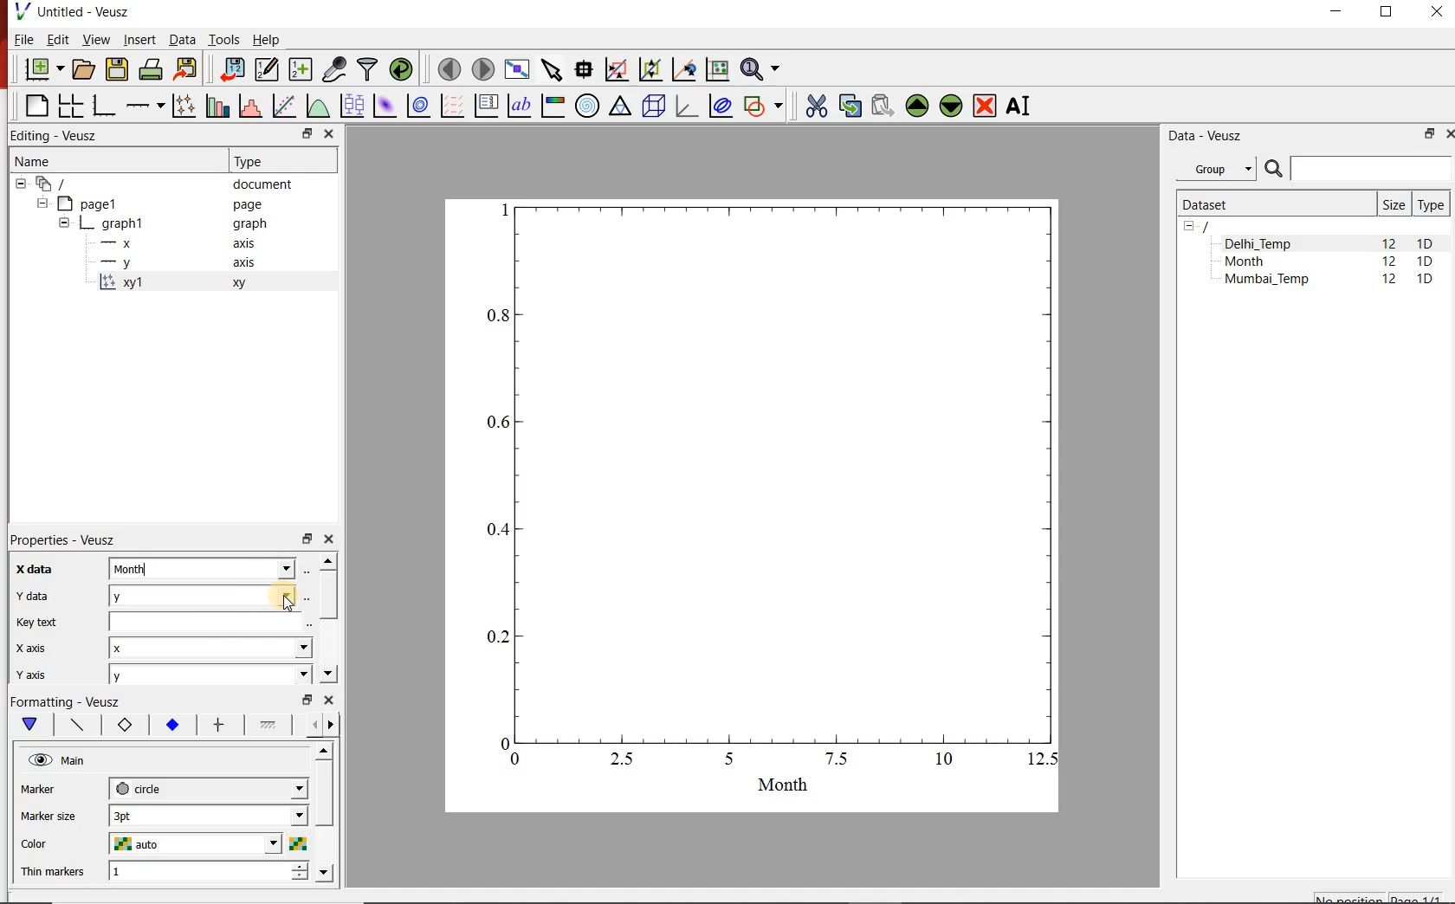 This screenshot has height=904, width=1455. What do you see at coordinates (69, 701) in the screenshot?
I see `Formatting - Veusz` at bounding box center [69, 701].